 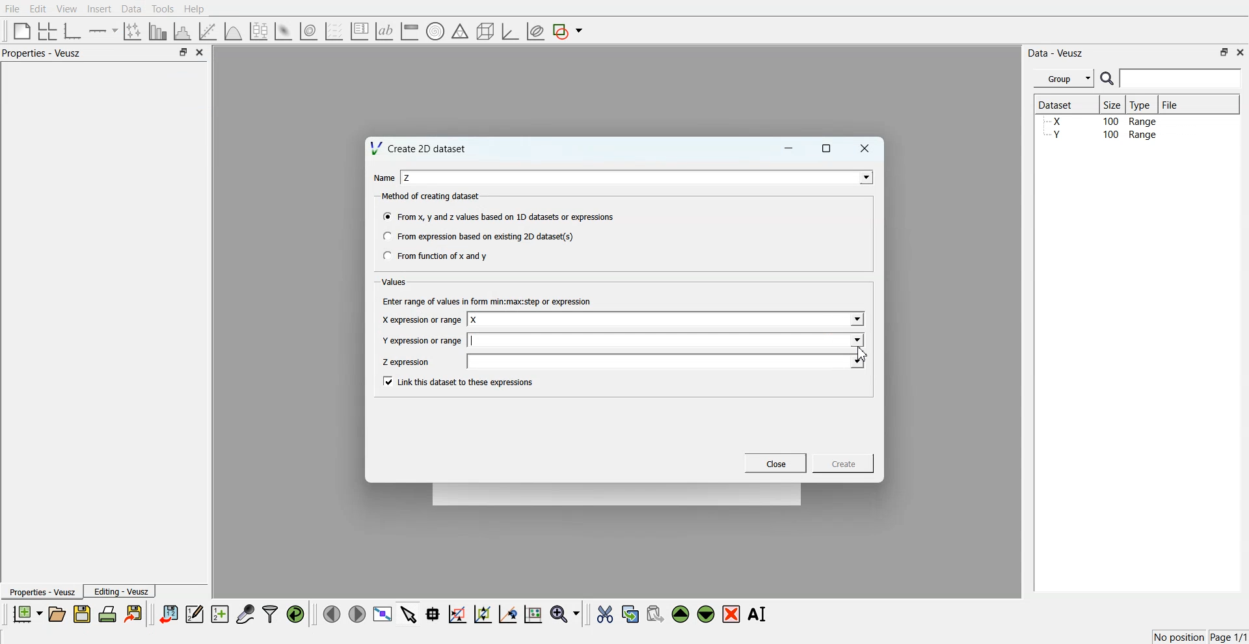 I want to click on Remove the selected widget, so click(x=731, y=615).